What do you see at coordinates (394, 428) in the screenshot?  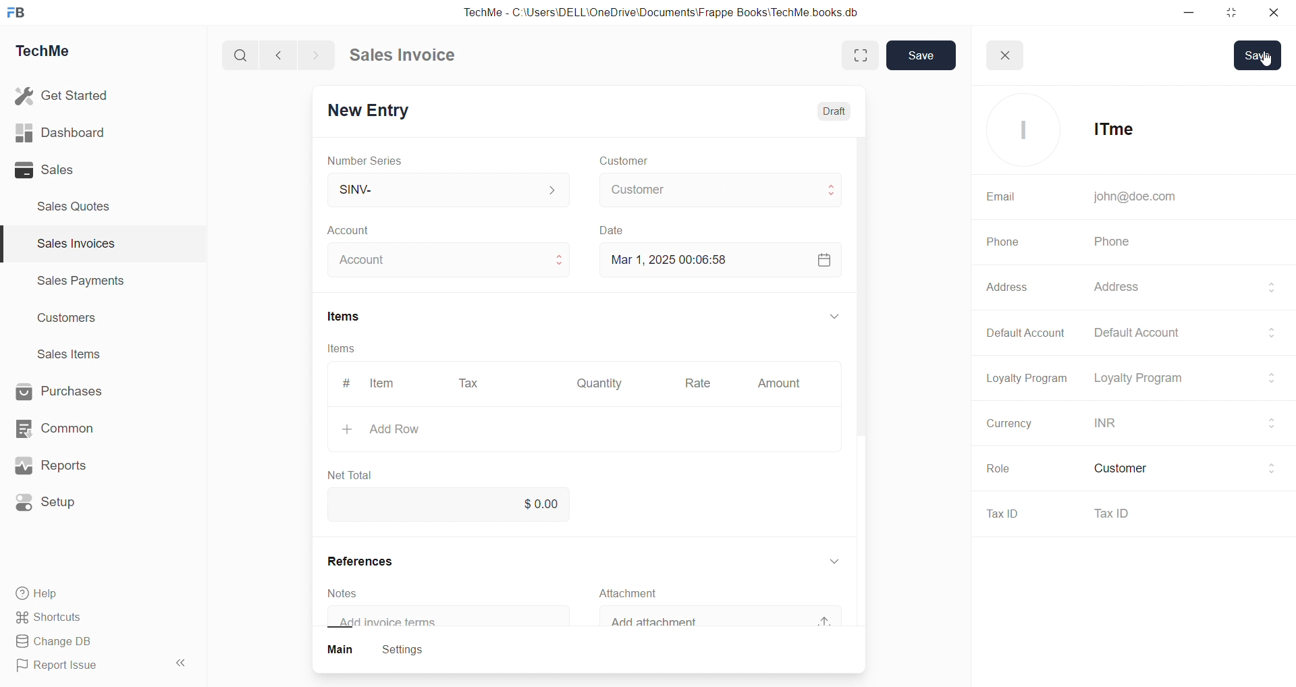 I see `+ Add Row` at bounding box center [394, 428].